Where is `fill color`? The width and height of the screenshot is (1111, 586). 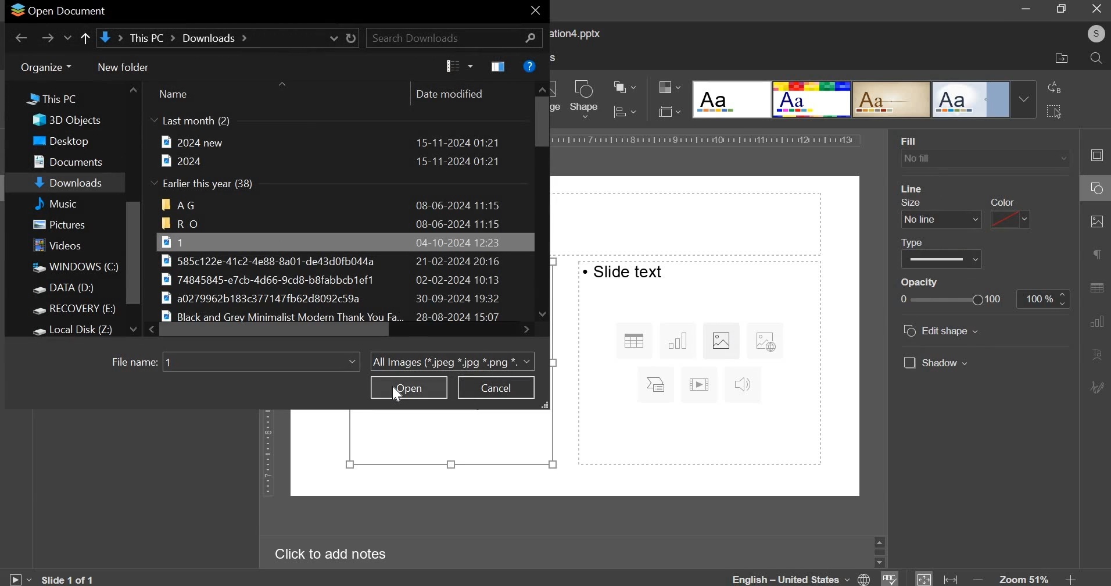 fill color is located at coordinates (920, 188).